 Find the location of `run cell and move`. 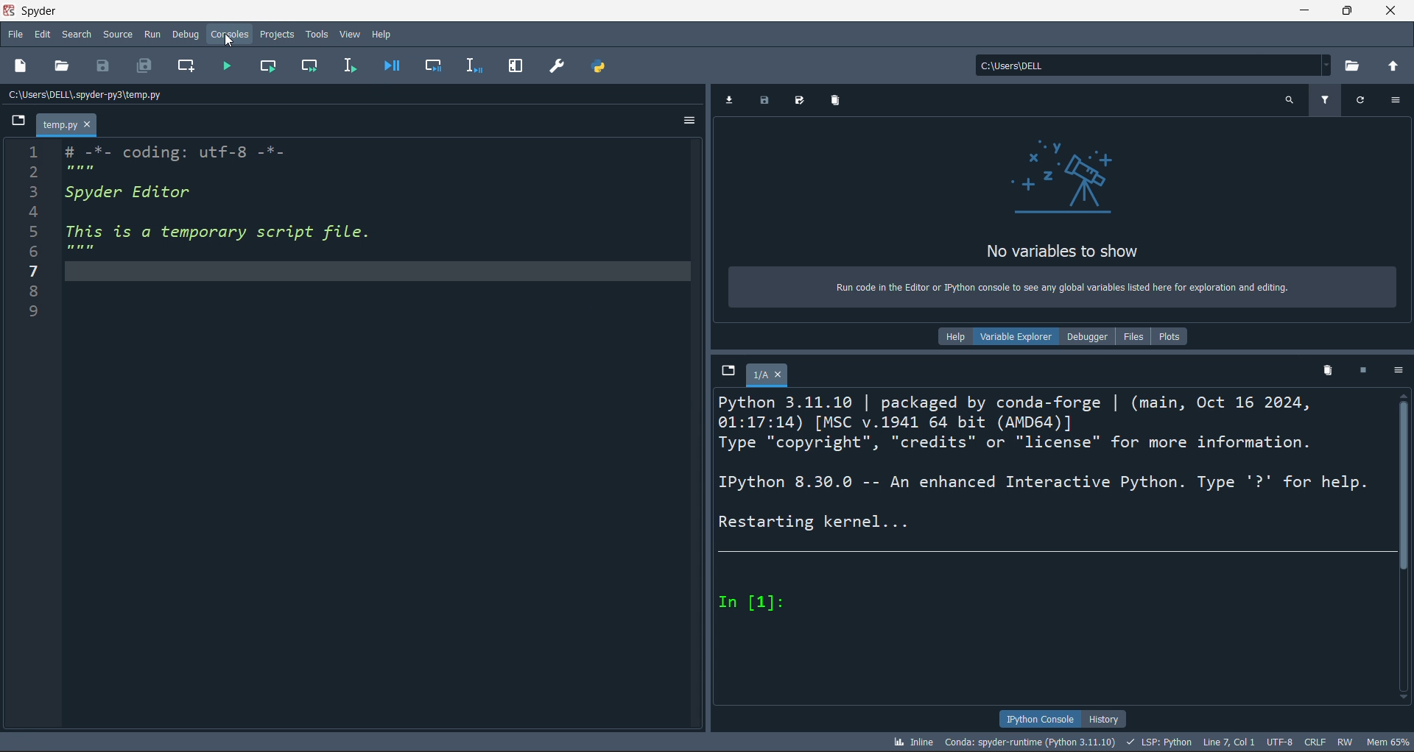

run cell and move is located at coordinates (308, 65).